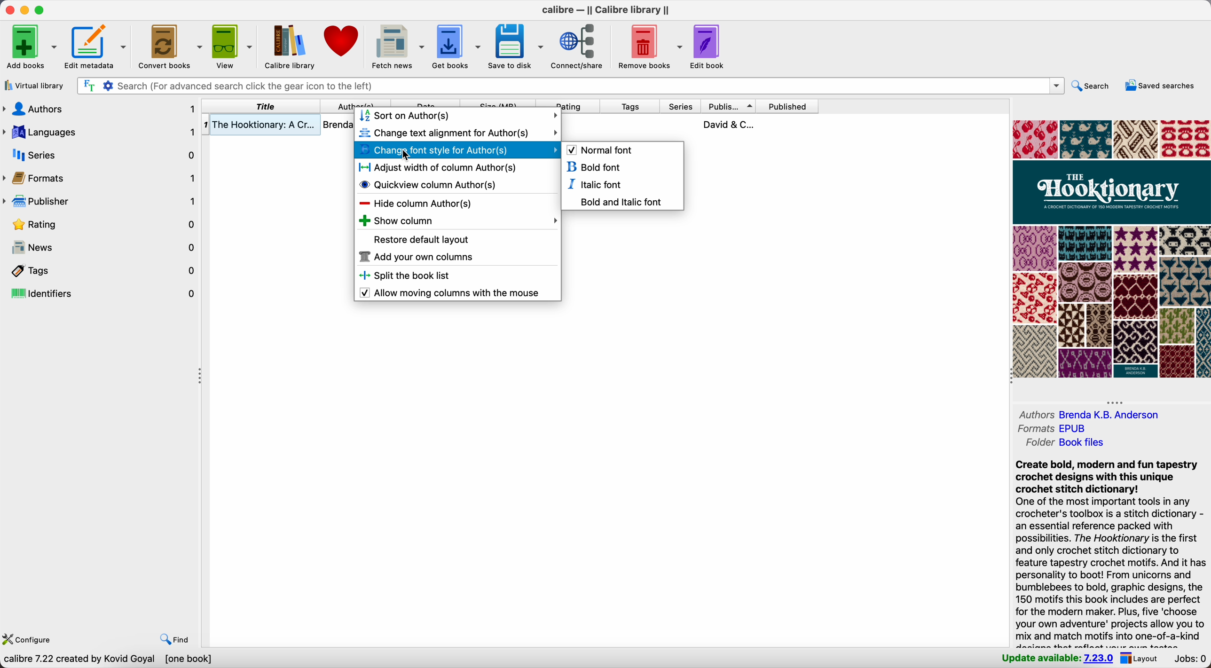 The height and width of the screenshot is (668, 1211). What do you see at coordinates (630, 107) in the screenshot?
I see `tags` at bounding box center [630, 107].